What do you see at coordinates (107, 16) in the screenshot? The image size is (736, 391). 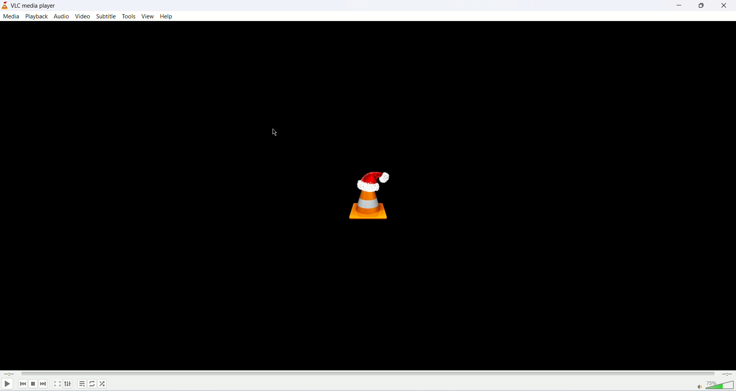 I see `subtitle` at bounding box center [107, 16].